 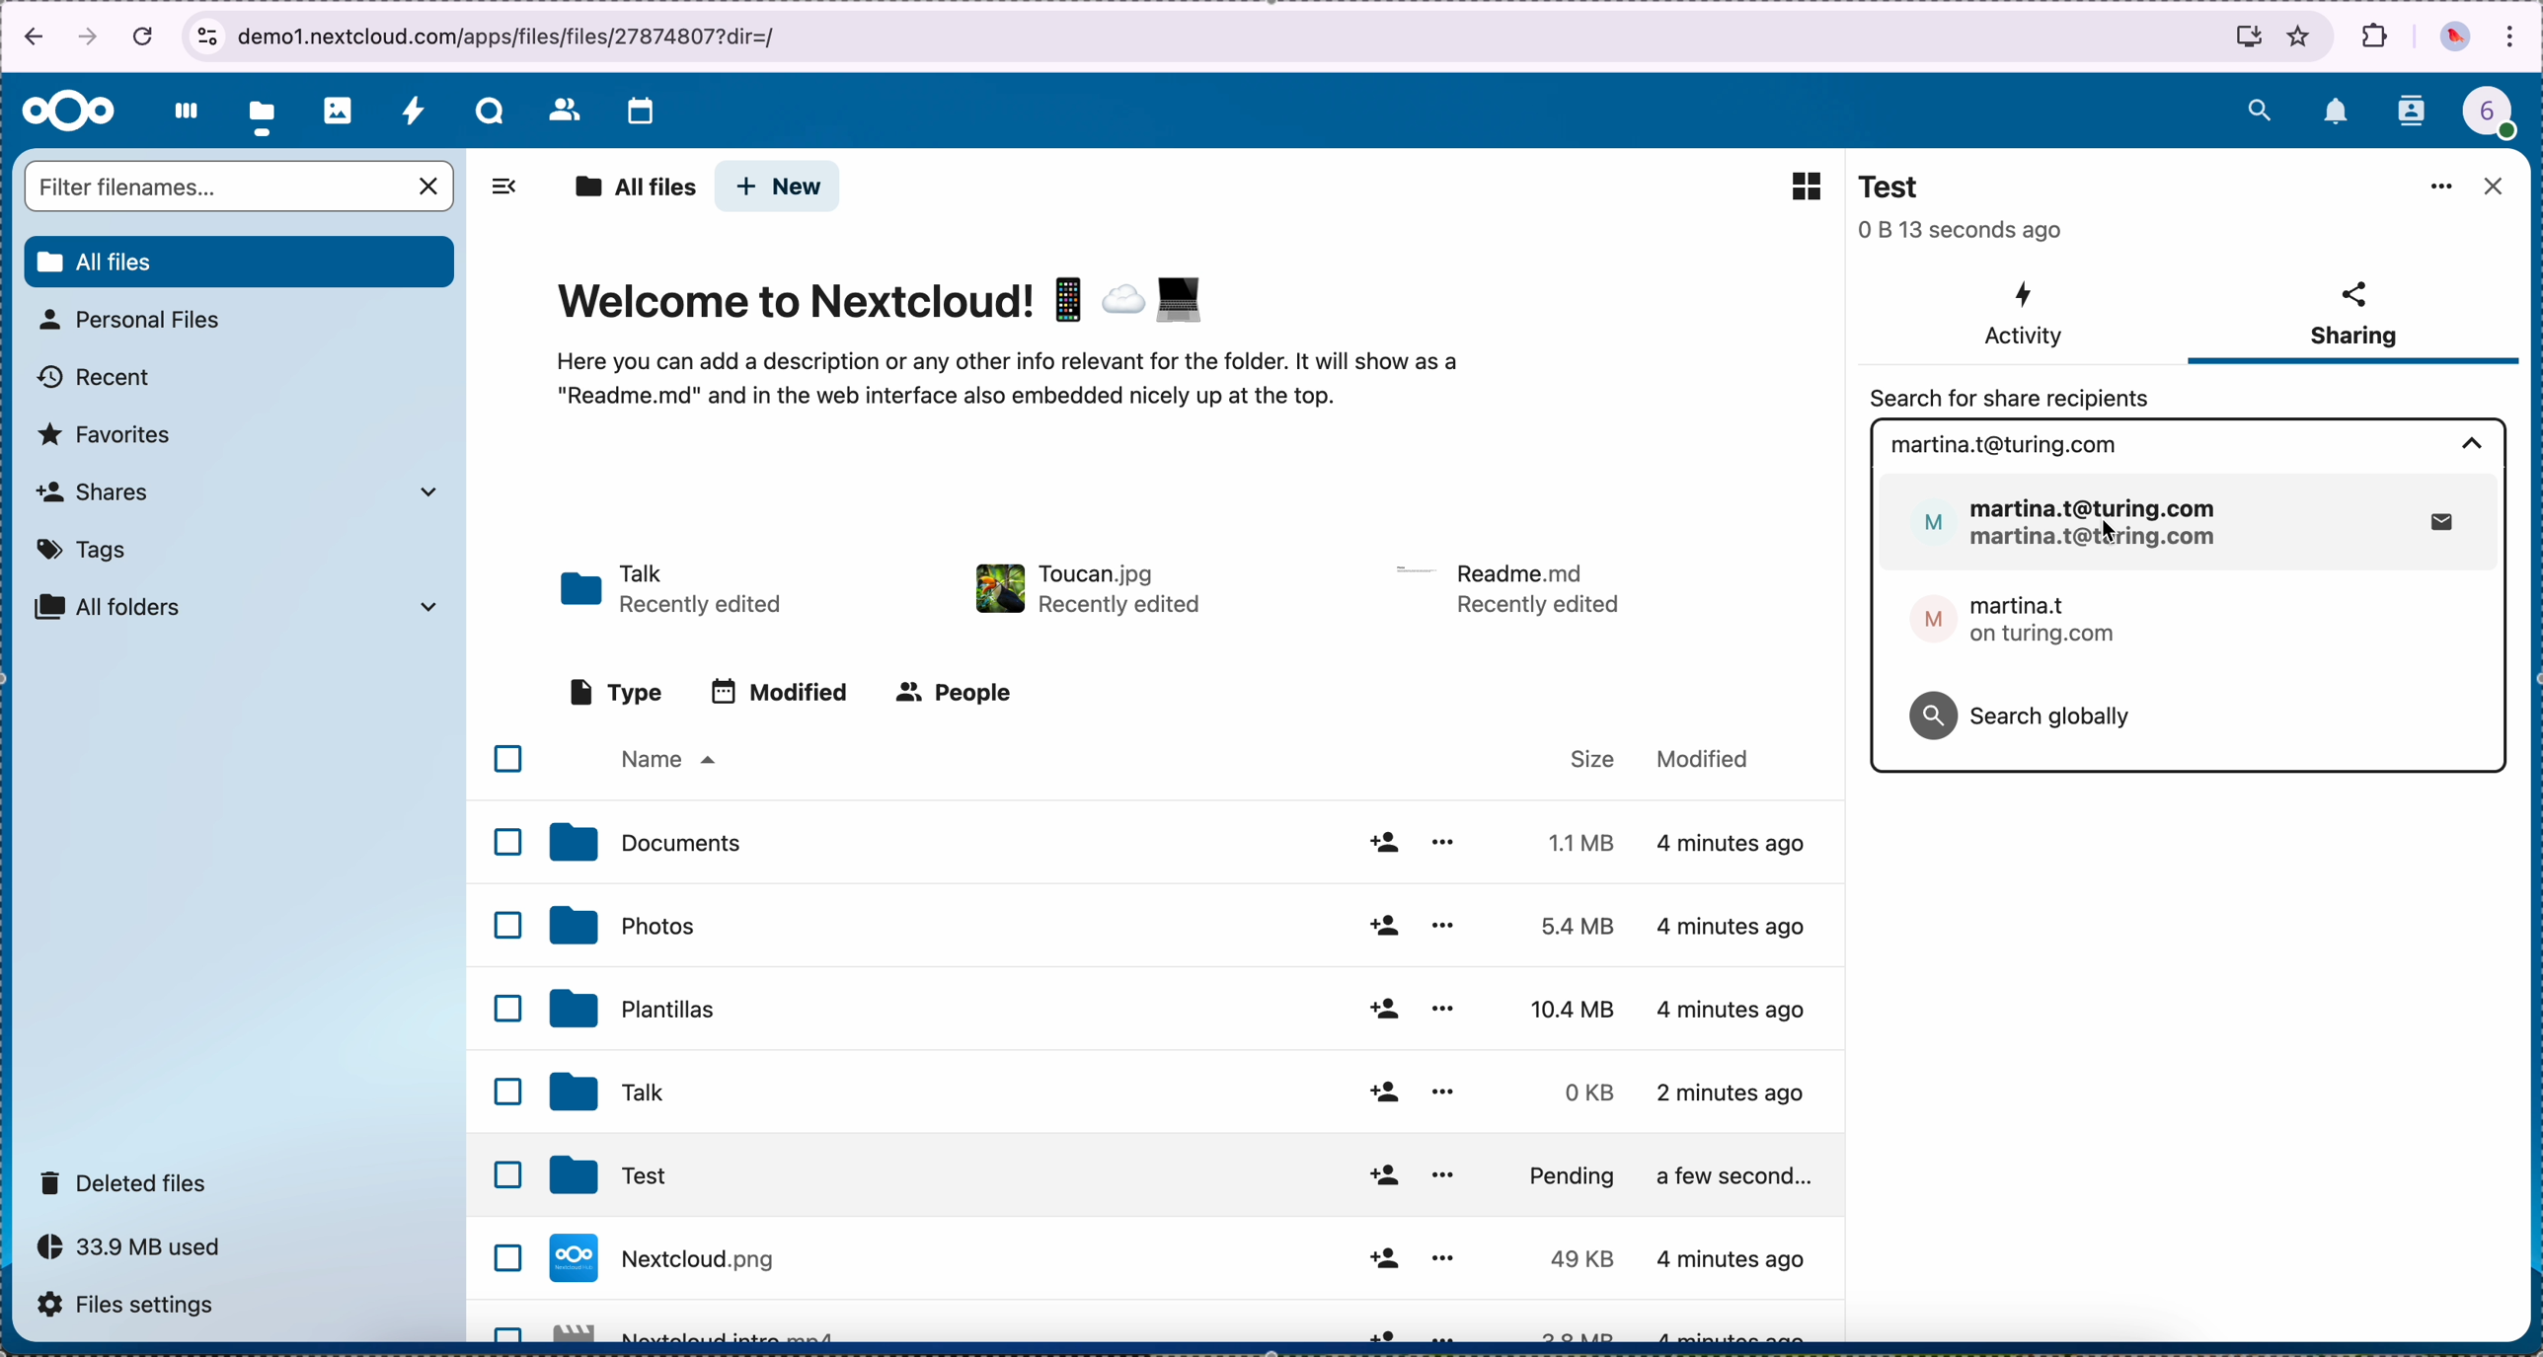 I want to click on profile, so click(x=2502, y=117).